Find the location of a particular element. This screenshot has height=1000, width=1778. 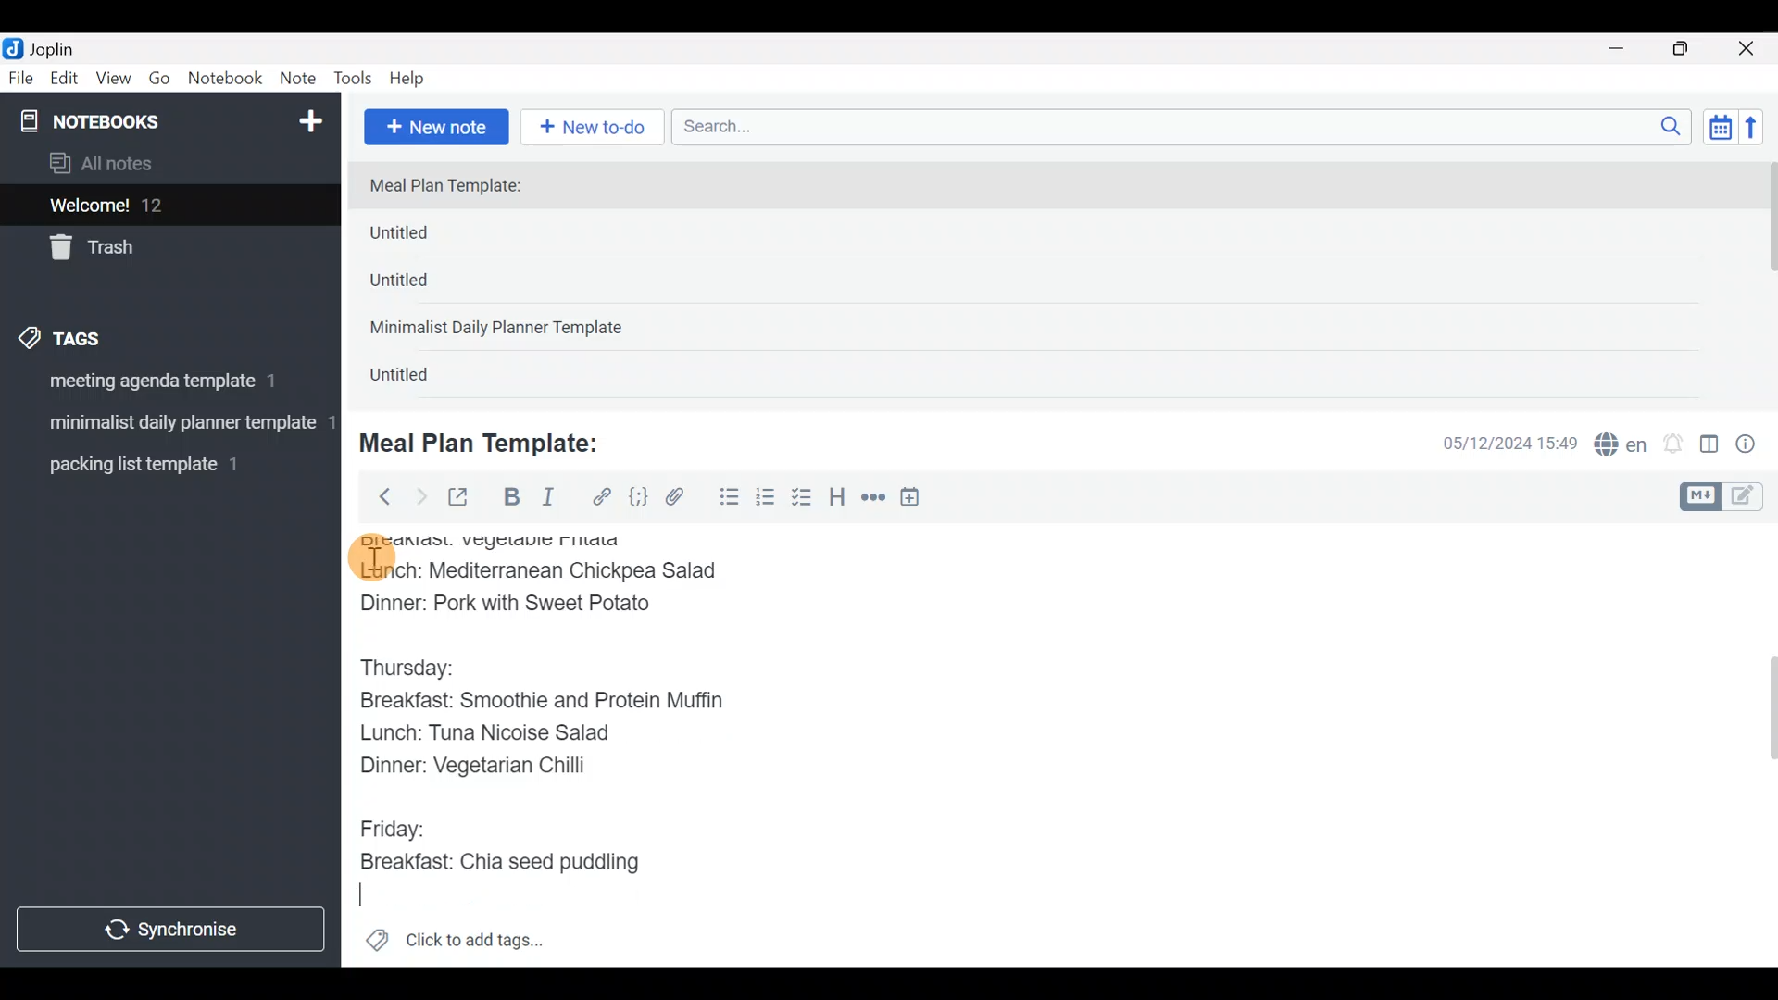

View is located at coordinates (113, 81).